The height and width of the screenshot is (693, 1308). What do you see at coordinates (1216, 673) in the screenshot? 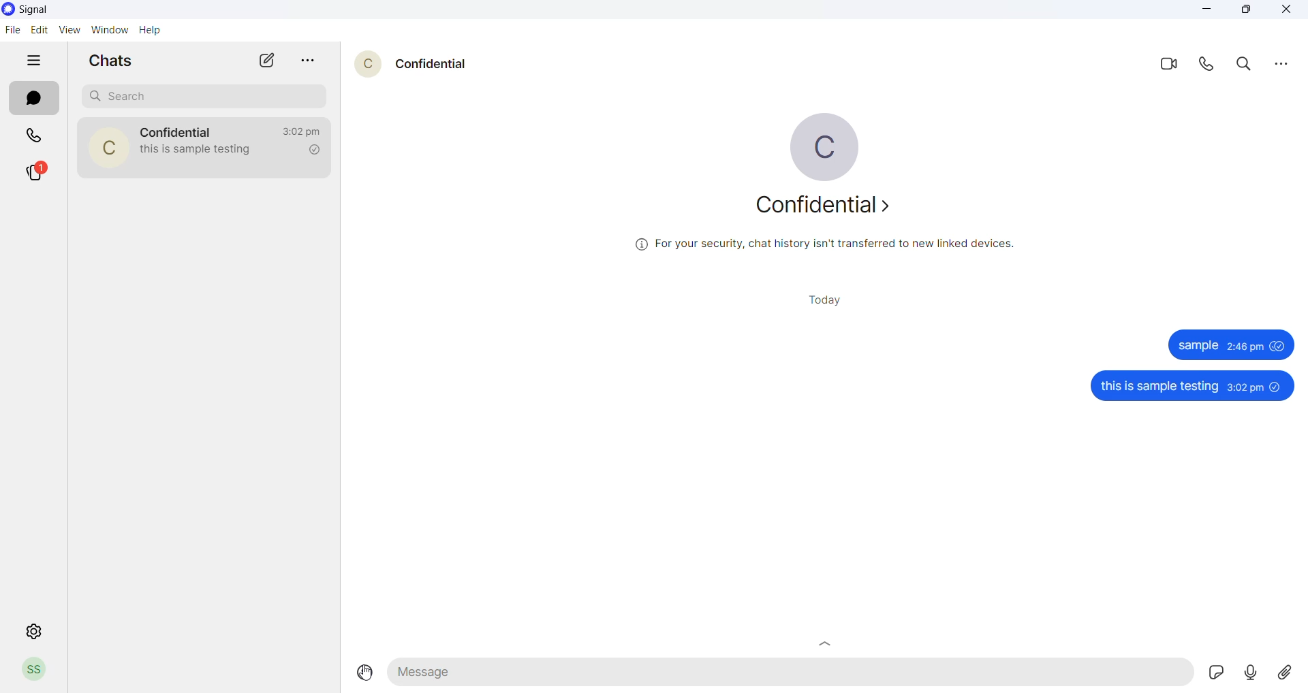
I see `sticker` at bounding box center [1216, 673].